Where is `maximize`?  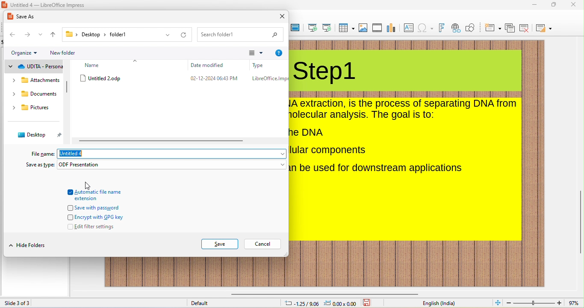 maximize is located at coordinates (554, 5).